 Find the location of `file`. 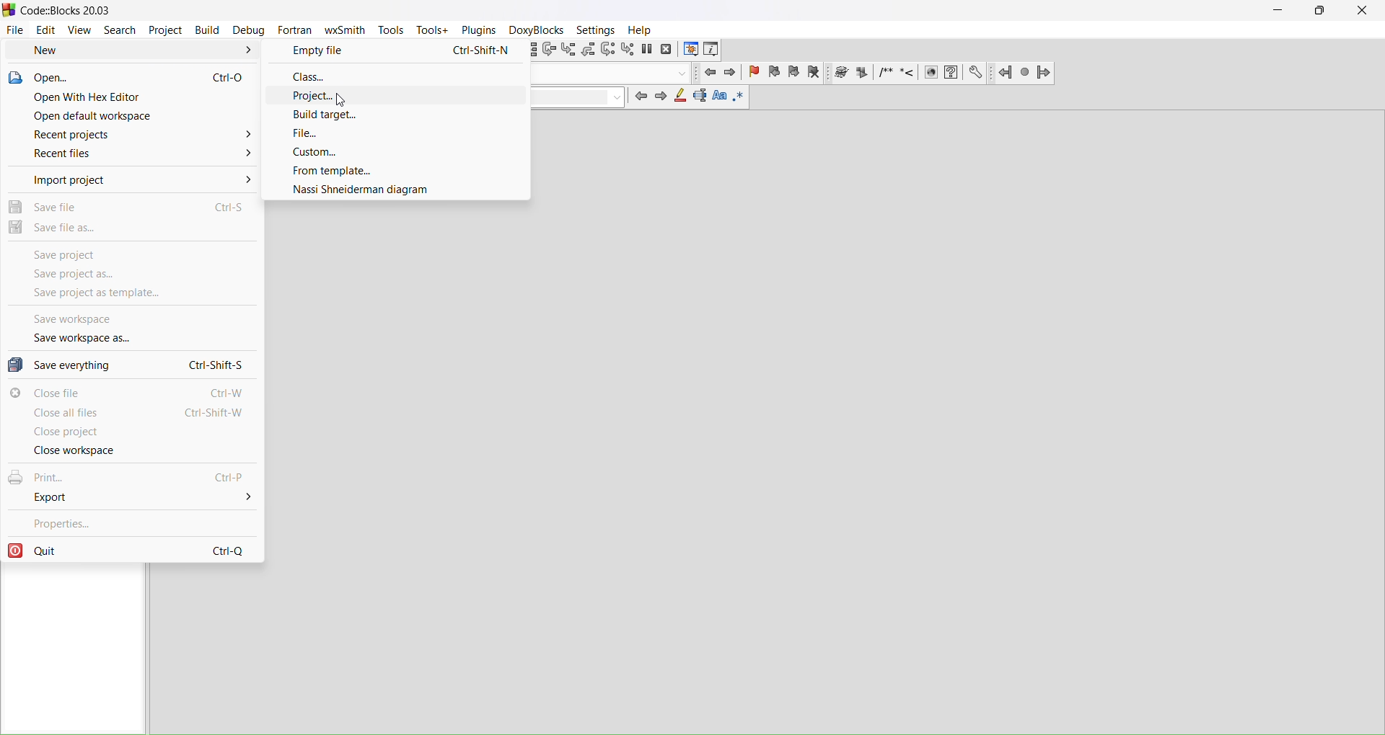

file is located at coordinates (14, 30).